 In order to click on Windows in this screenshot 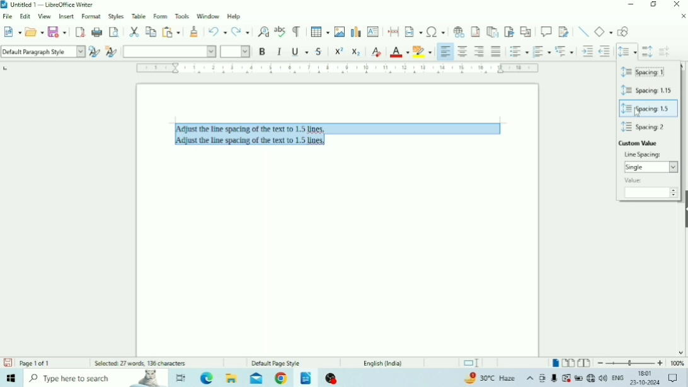, I will do `click(11, 378)`.